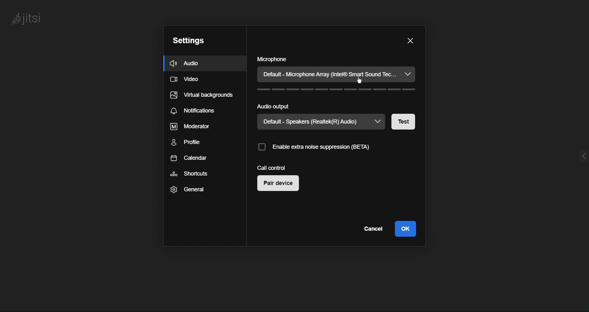 This screenshot has height=312, width=589. Describe the element at coordinates (326, 147) in the screenshot. I see `Enable extra noise suppression(BETA)` at that location.